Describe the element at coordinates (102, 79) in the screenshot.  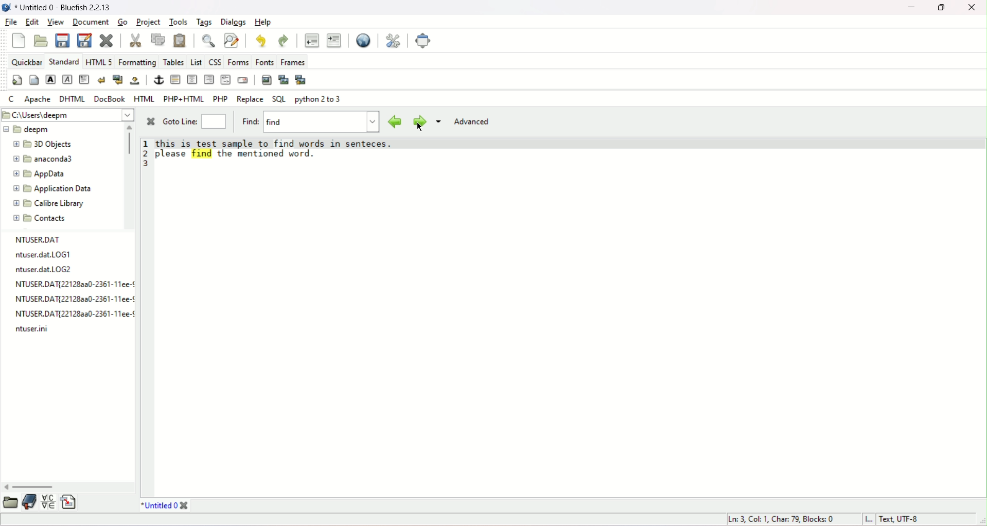
I see `break` at that location.